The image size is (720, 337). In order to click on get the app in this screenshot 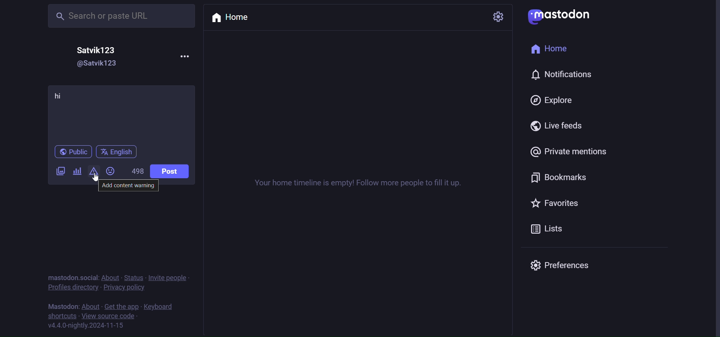, I will do `click(121, 307)`.